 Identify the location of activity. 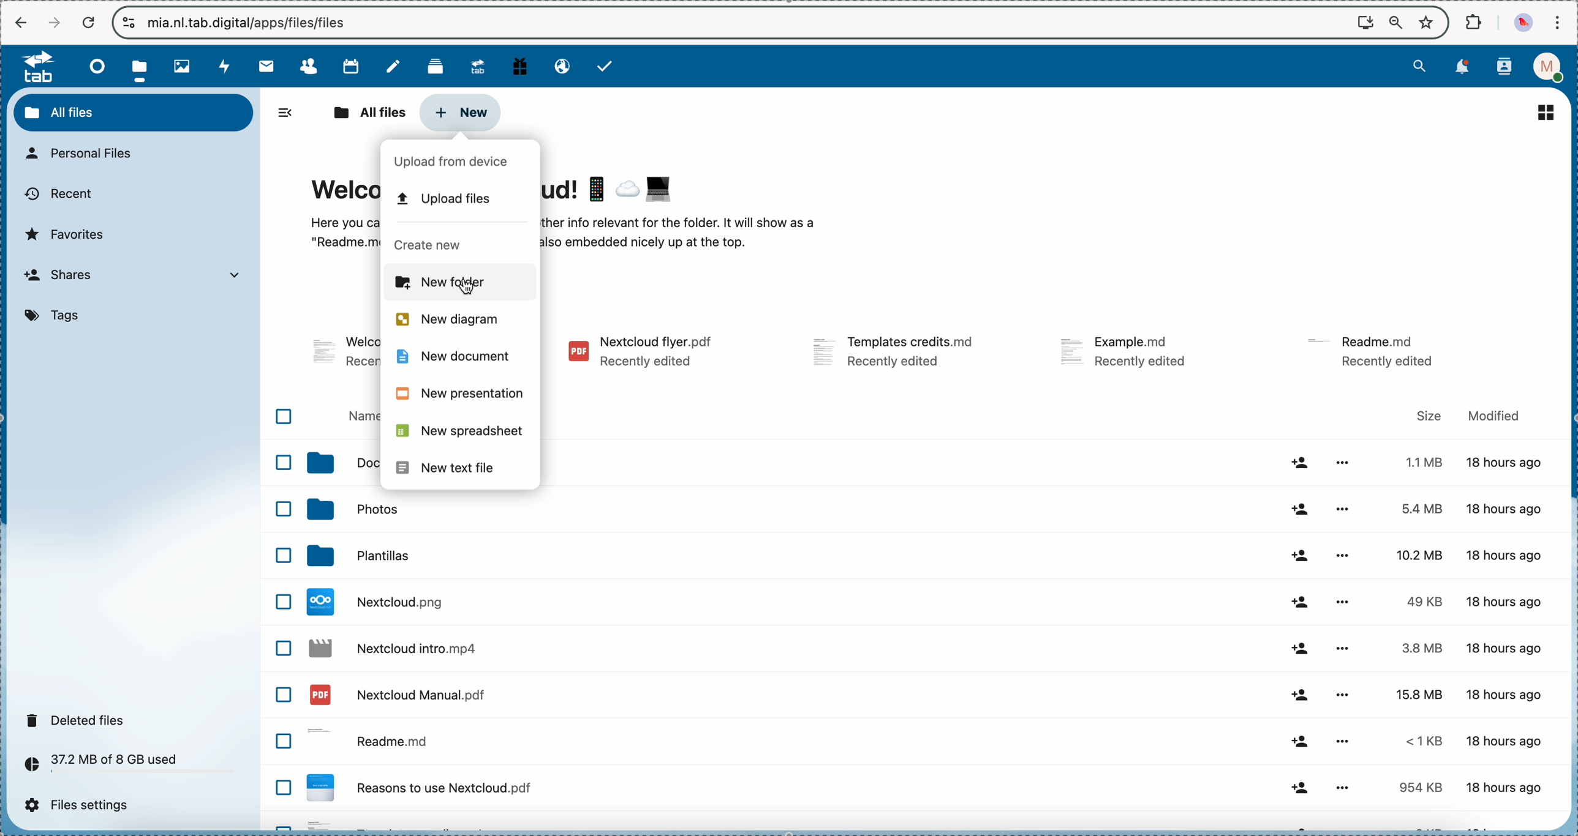
(226, 66).